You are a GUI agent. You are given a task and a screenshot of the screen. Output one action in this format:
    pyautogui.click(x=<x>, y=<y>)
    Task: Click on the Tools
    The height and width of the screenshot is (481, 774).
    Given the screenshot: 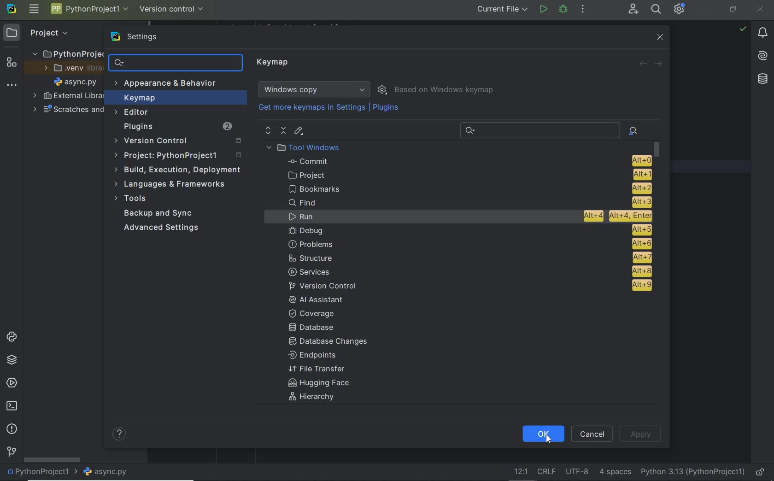 What is the action you would take?
    pyautogui.click(x=133, y=199)
    